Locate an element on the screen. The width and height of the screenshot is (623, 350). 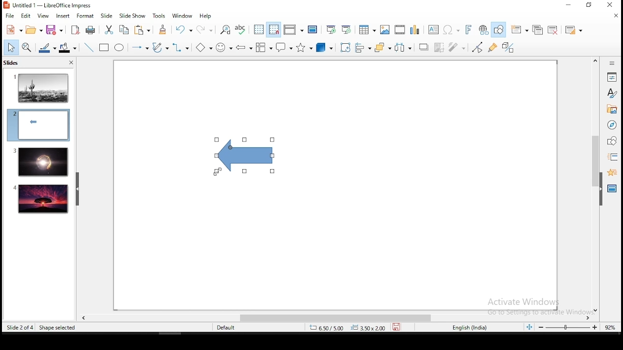
toggle extrusiuon is located at coordinates (509, 47).